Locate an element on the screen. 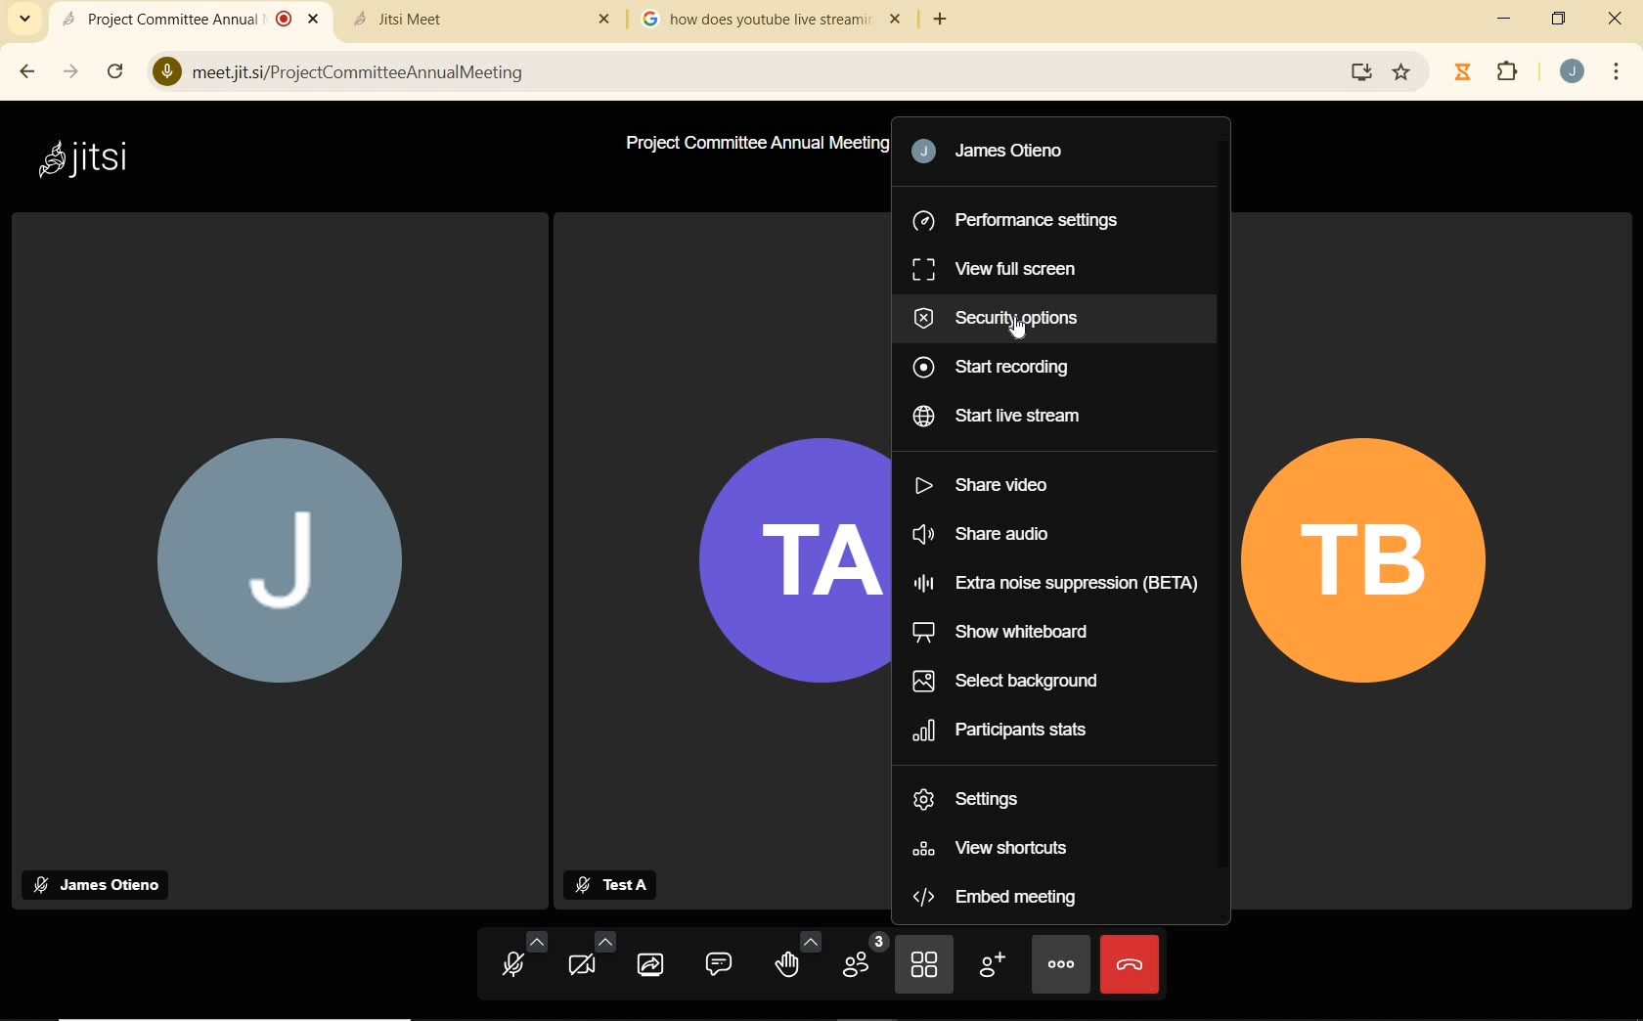 The height and width of the screenshot is (1021, 1643). BACK is located at coordinates (23, 73).